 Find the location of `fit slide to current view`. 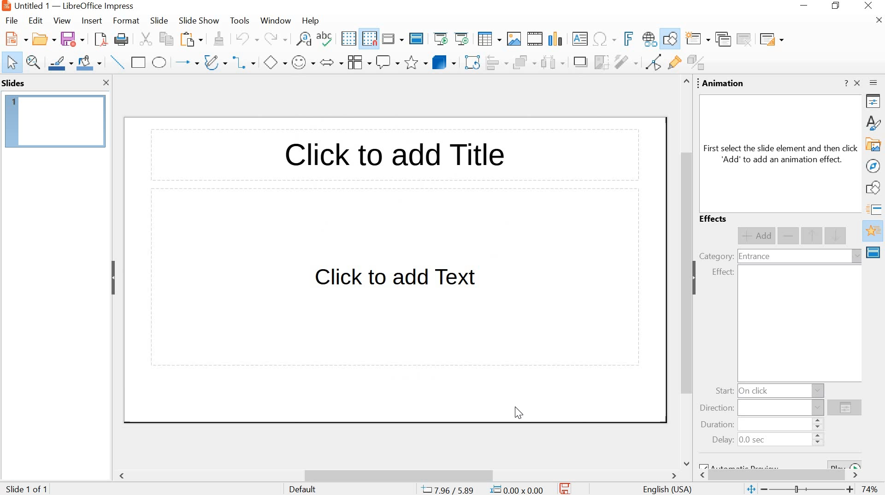

fit slide to current view is located at coordinates (750, 490).